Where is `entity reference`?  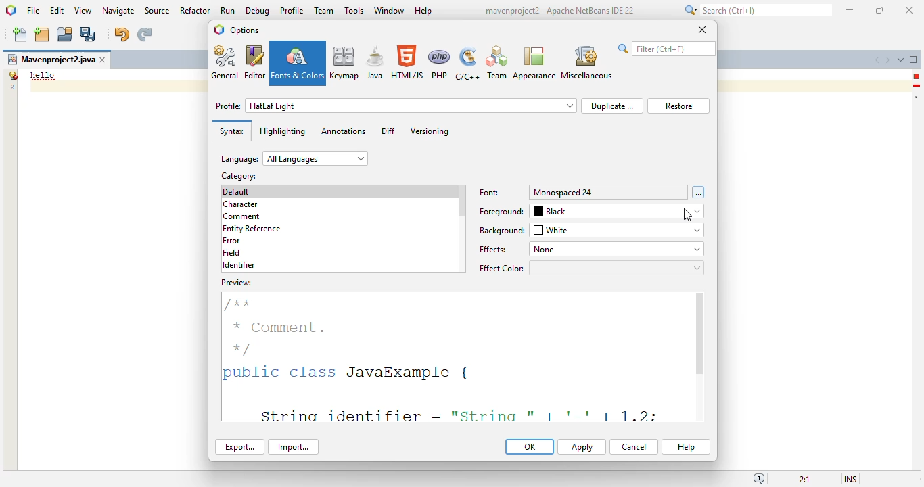 entity reference is located at coordinates (252, 229).